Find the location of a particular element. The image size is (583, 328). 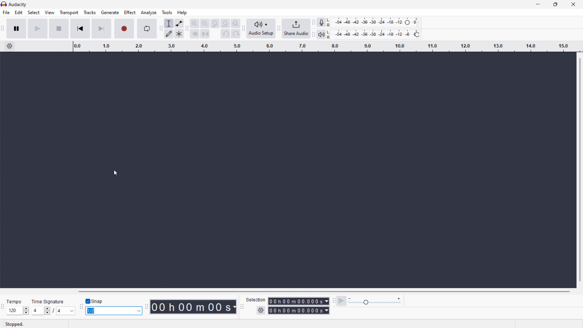

share audio is located at coordinates (296, 28).